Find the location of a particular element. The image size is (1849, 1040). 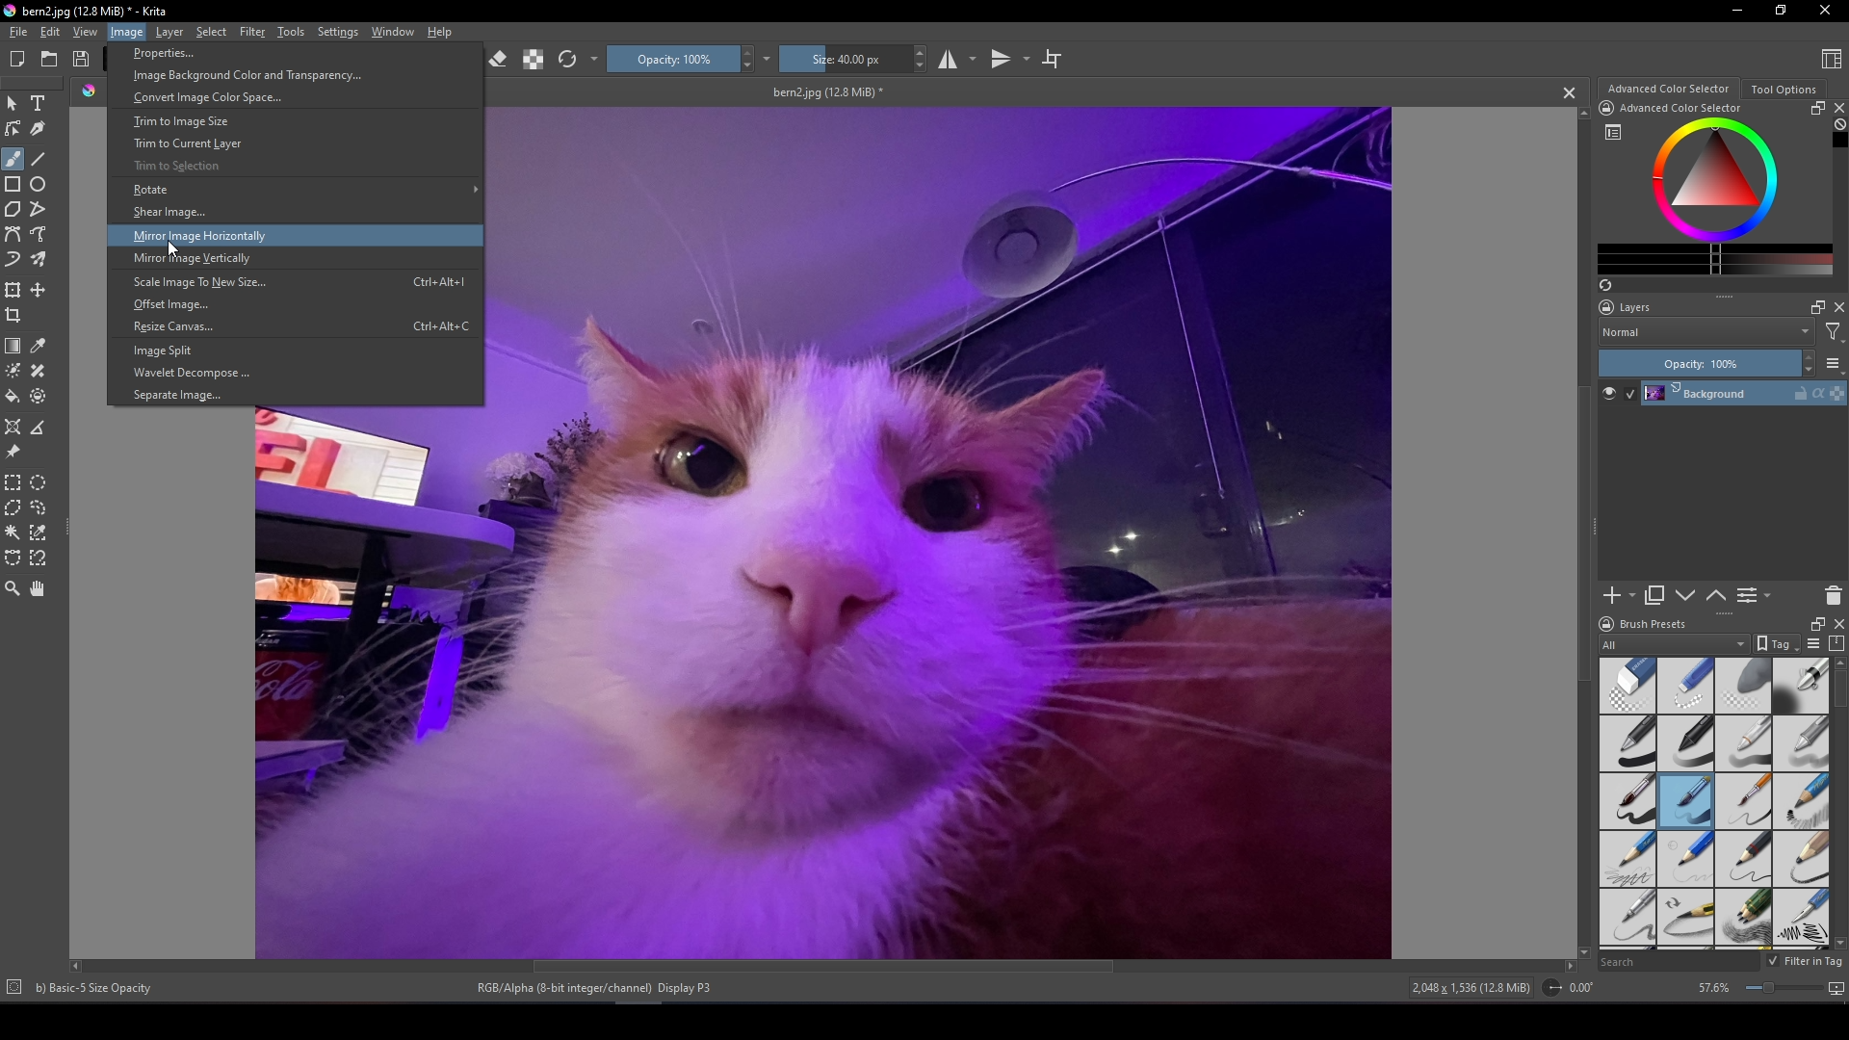

Layer visibility is located at coordinates (1620, 393).